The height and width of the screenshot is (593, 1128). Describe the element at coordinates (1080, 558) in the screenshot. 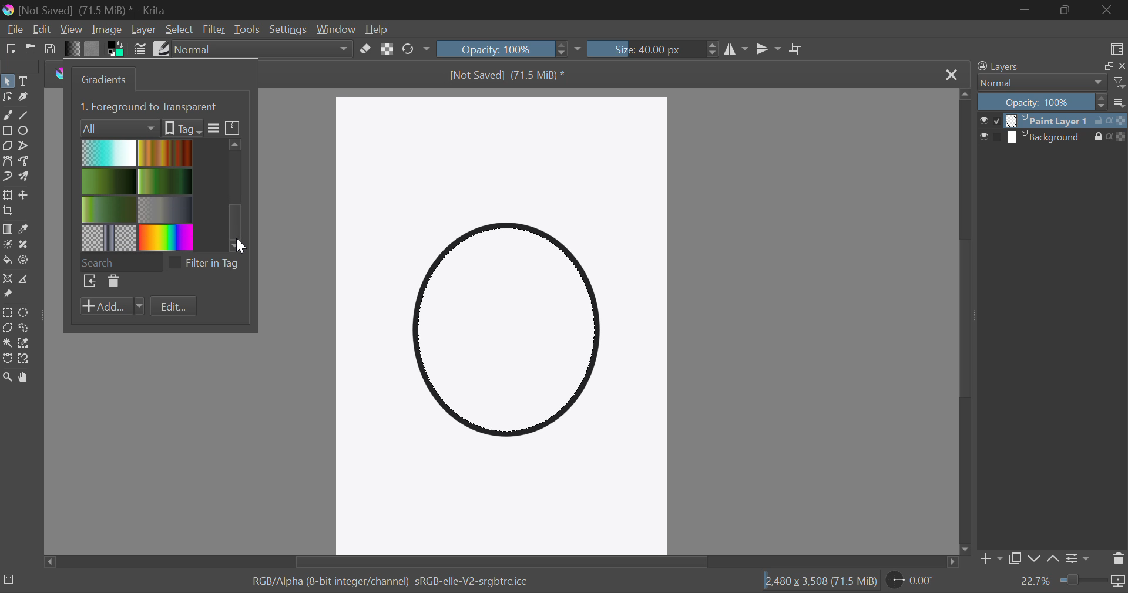

I see `Settings` at that location.